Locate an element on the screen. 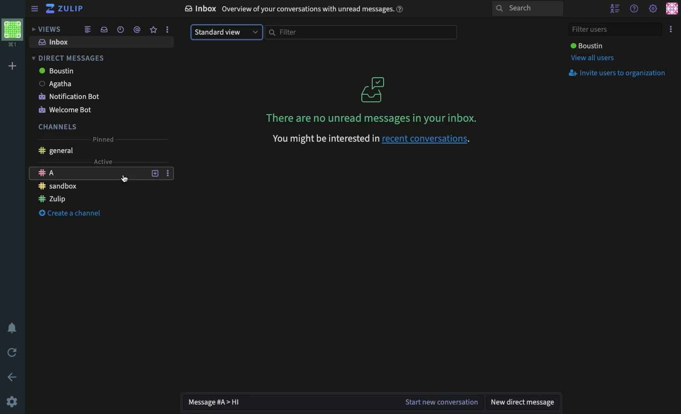  Profile is located at coordinates (12, 32).